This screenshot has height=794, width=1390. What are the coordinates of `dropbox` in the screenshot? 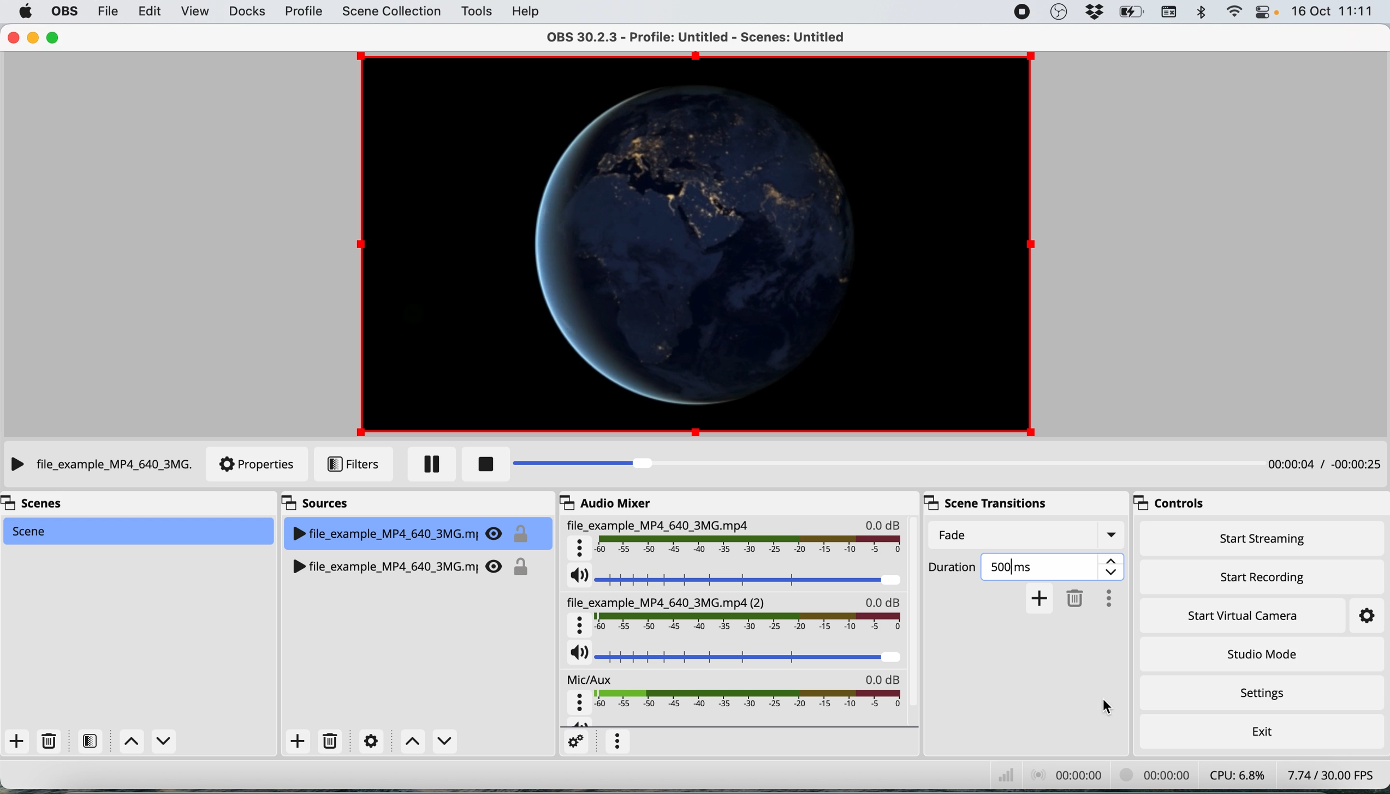 It's located at (1096, 12).